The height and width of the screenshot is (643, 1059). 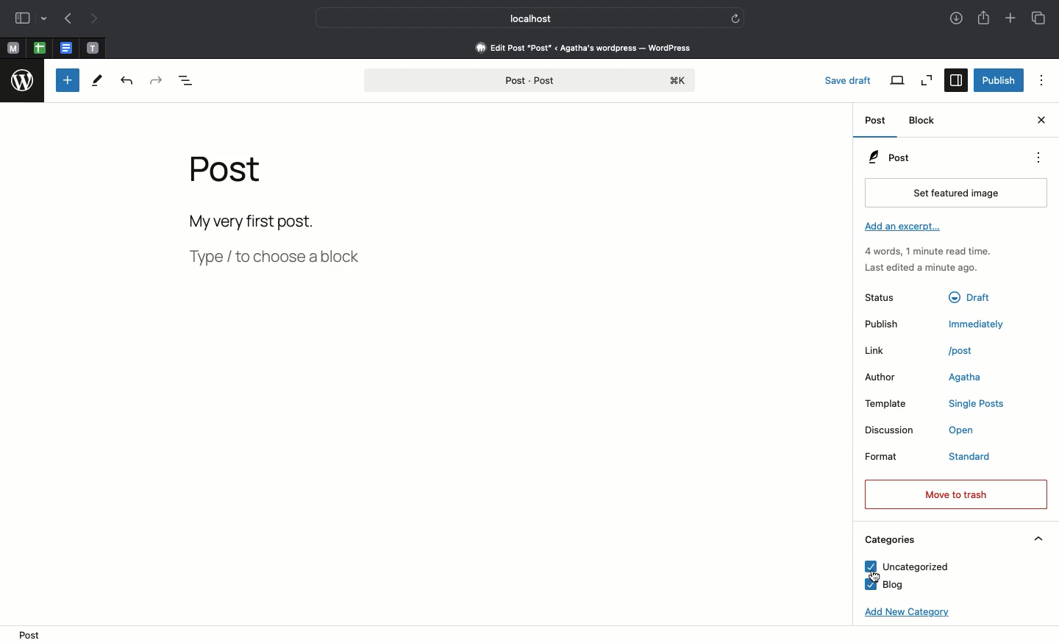 What do you see at coordinates (197, 79) in the screenshot?
I see `Document overview` at bounding box center [197, 79].